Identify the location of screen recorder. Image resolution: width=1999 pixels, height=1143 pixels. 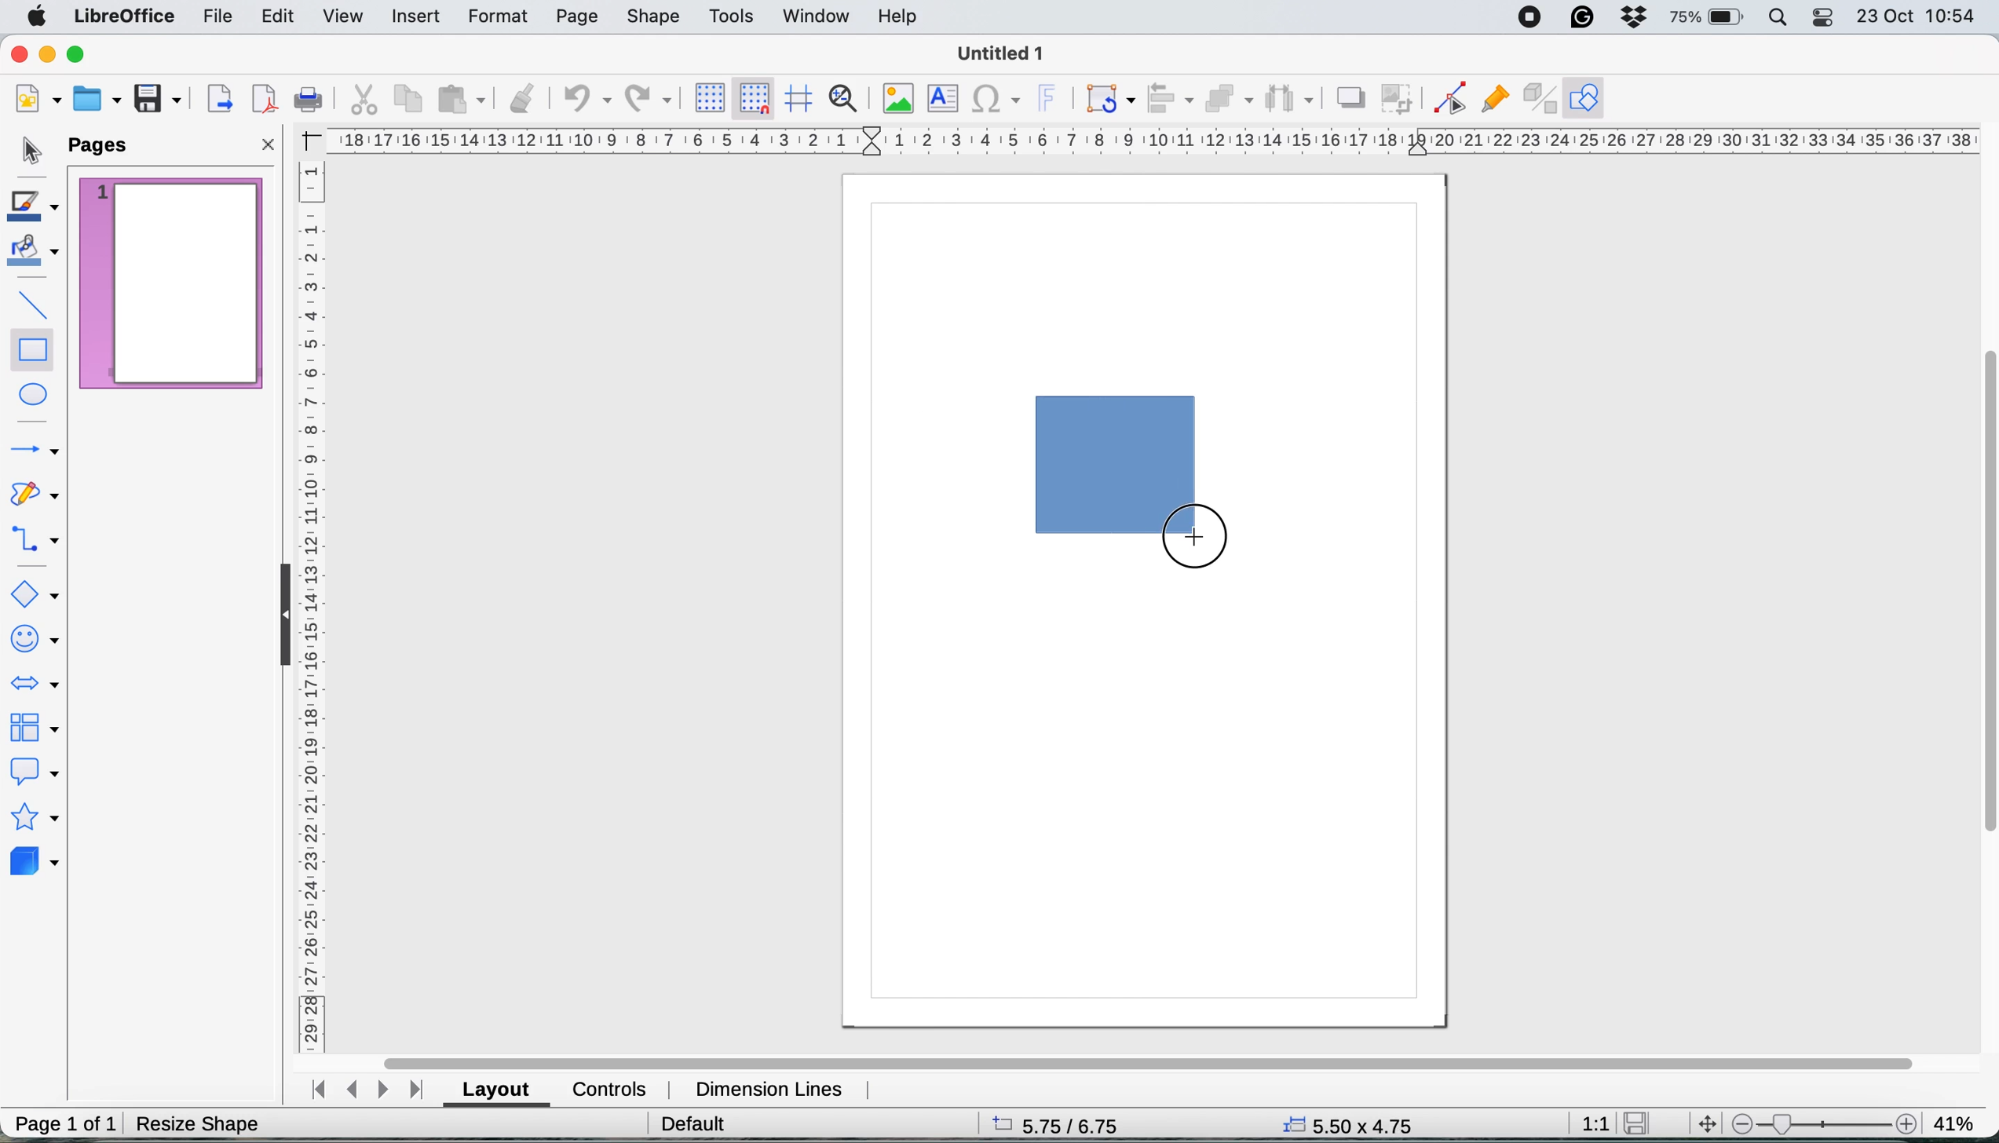
(1527, 18).